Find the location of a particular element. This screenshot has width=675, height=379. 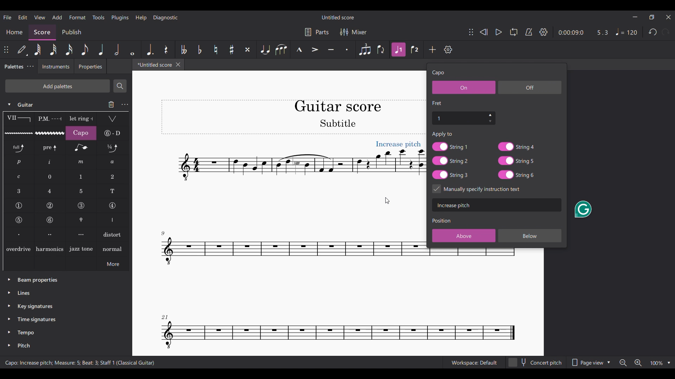

Harmonics is located at coordinates (50, 248).